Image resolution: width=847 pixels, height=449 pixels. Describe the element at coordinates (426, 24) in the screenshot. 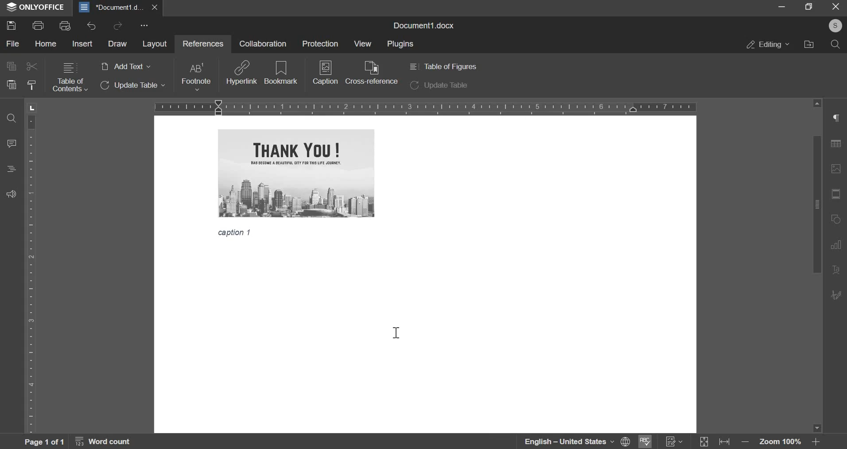

I see `document1.docx` at that location.